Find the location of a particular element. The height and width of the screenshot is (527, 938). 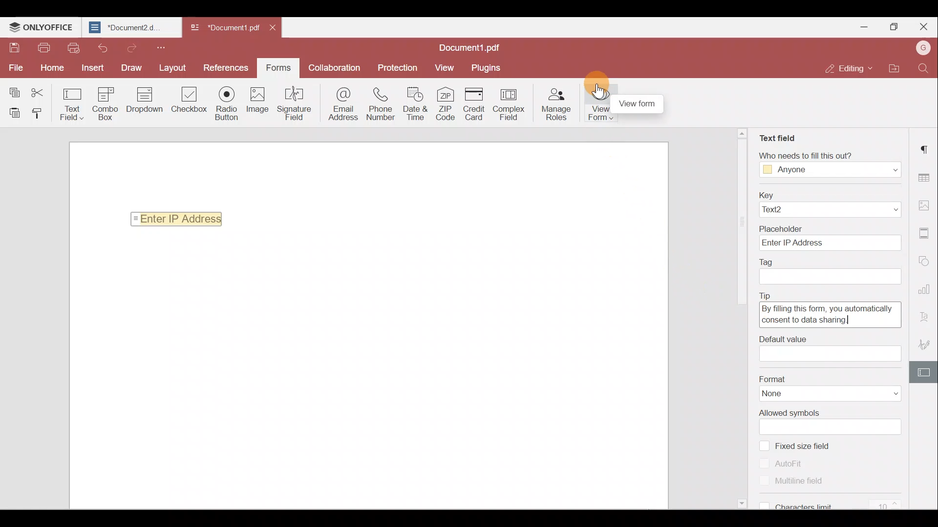

None is located at coordinates (787, 394).